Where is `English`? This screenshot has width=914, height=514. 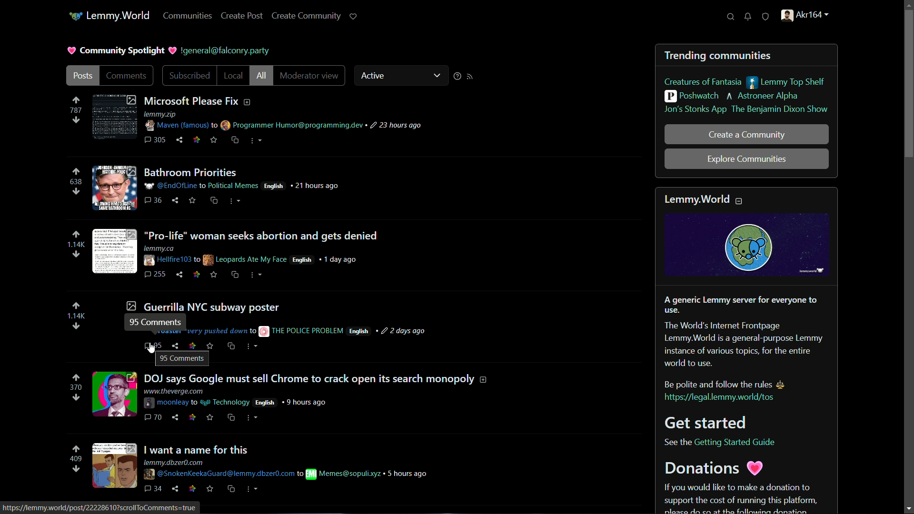
English is located at coordinates (275, 186).